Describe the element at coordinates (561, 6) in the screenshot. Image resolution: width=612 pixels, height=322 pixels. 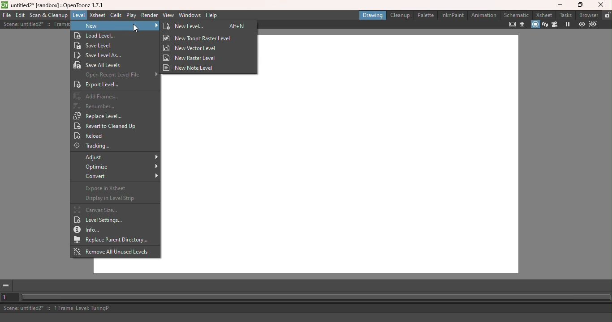
I see `Minimize` at that location.